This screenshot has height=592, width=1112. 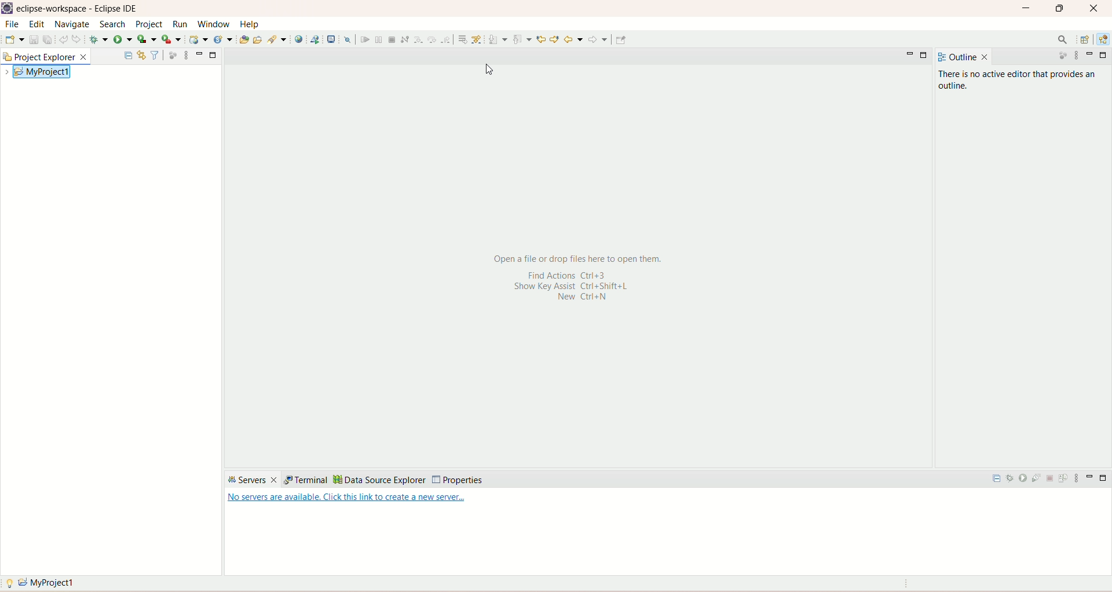 What do you see at coordinates (393, 39) in the screenshot?
I see `terminate` at bounding box center [393, 39].